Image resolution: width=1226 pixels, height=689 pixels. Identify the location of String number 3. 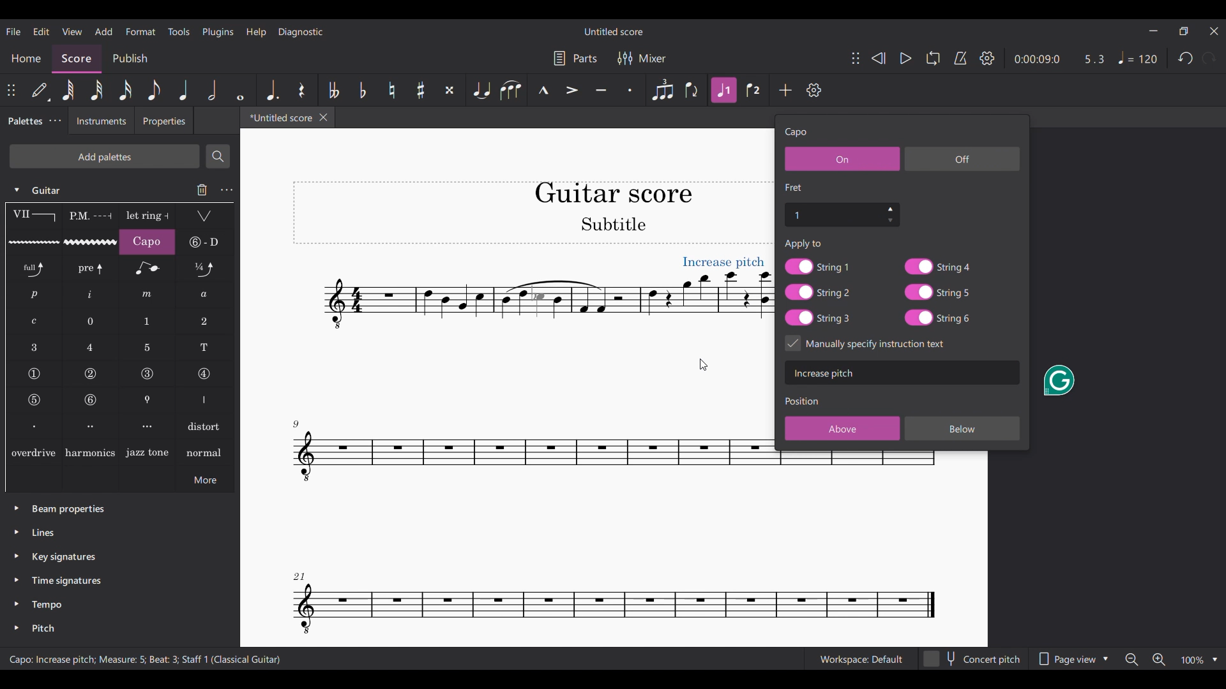
(148, 374).